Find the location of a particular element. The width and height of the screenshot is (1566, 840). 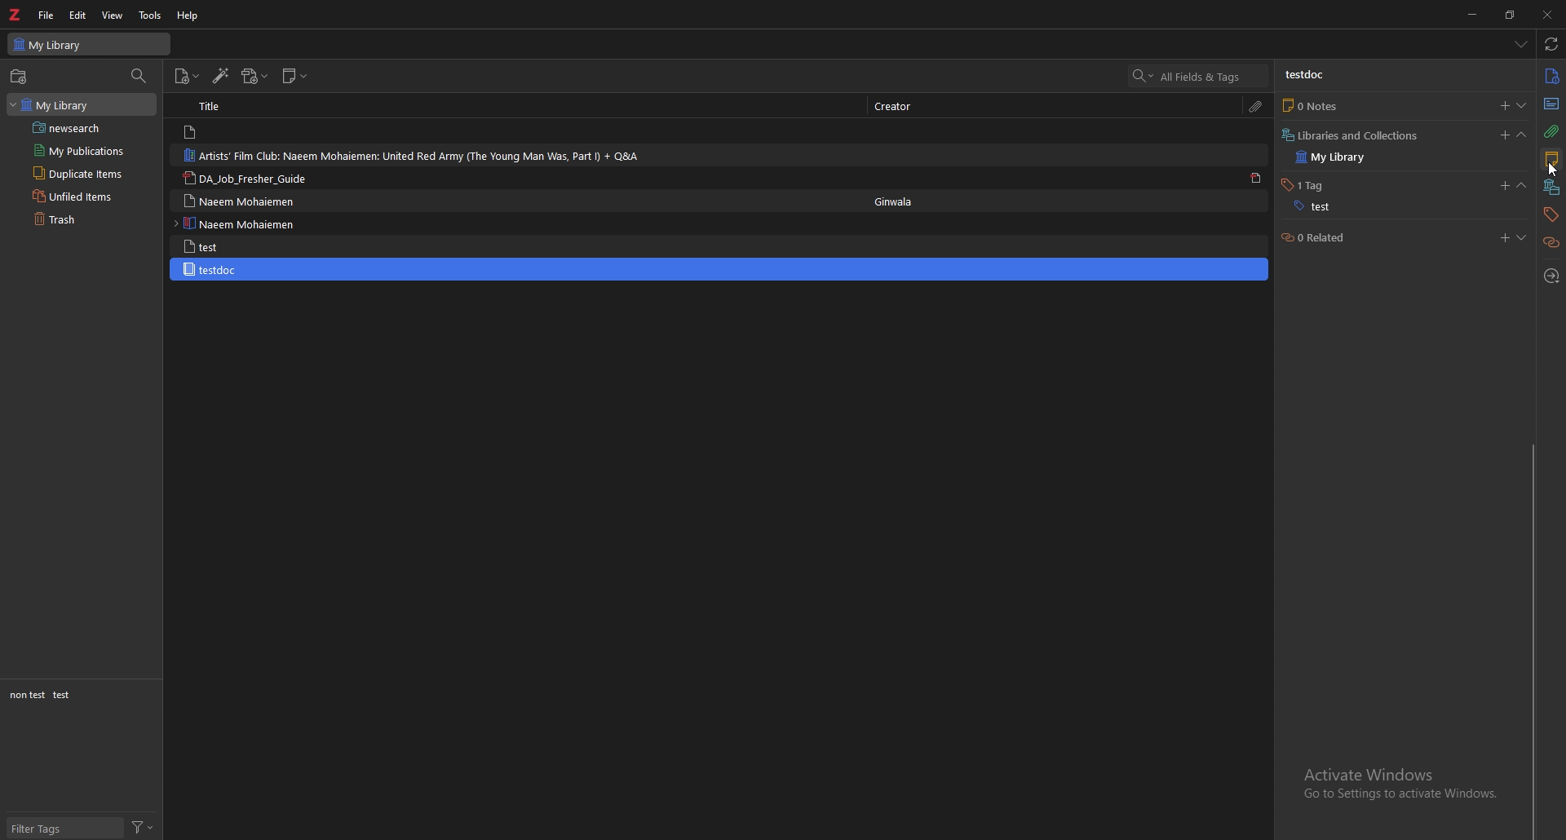

show is located at coordinates (1520, 107).